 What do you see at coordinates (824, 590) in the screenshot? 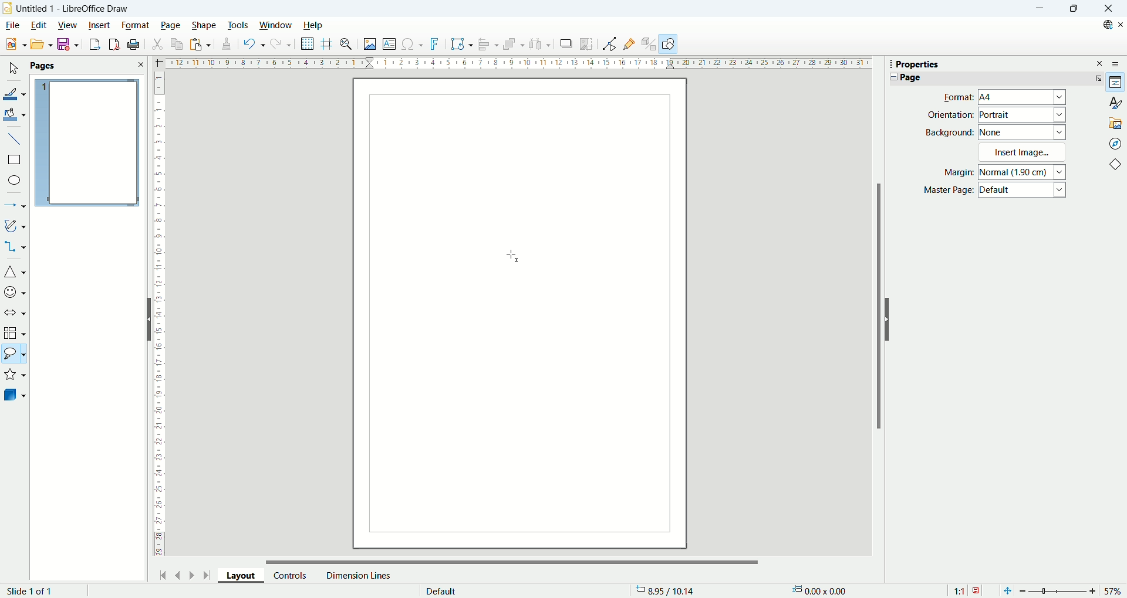
I see `dimensions` at bounding box center [824, 590].